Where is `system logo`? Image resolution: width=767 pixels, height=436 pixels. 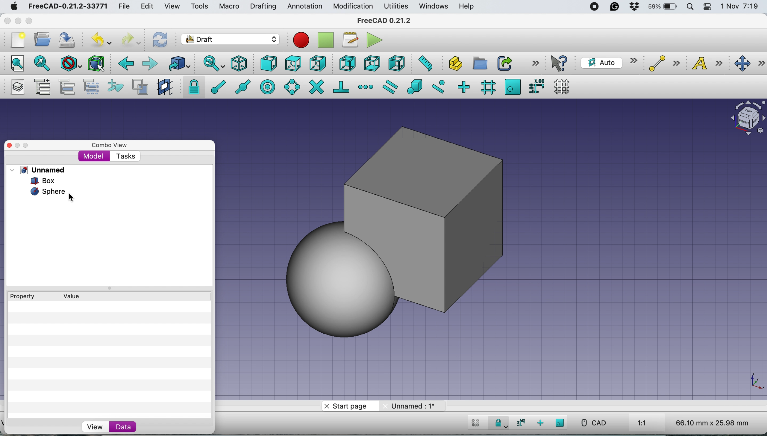
system logo is located at coordinates (15, 6).